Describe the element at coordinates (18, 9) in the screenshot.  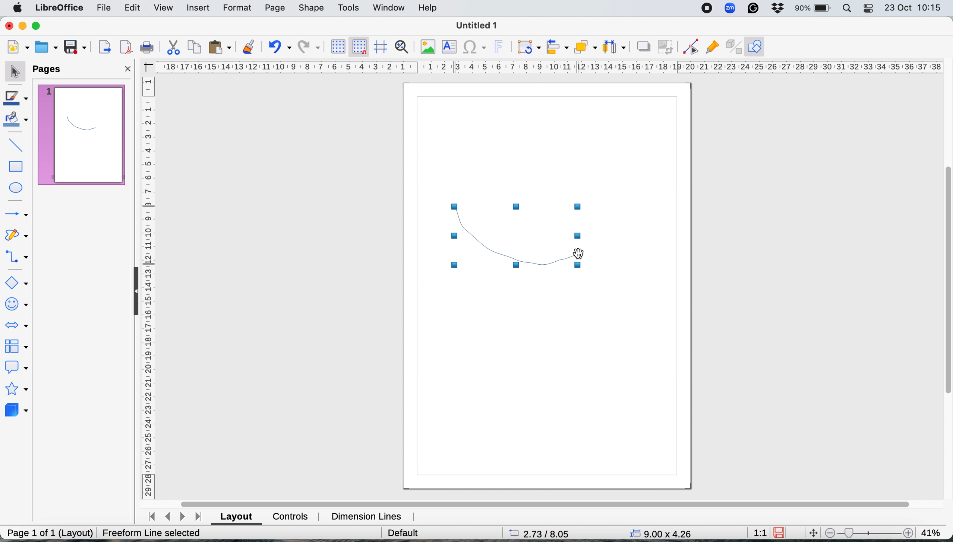
I see `system logo` at that location.